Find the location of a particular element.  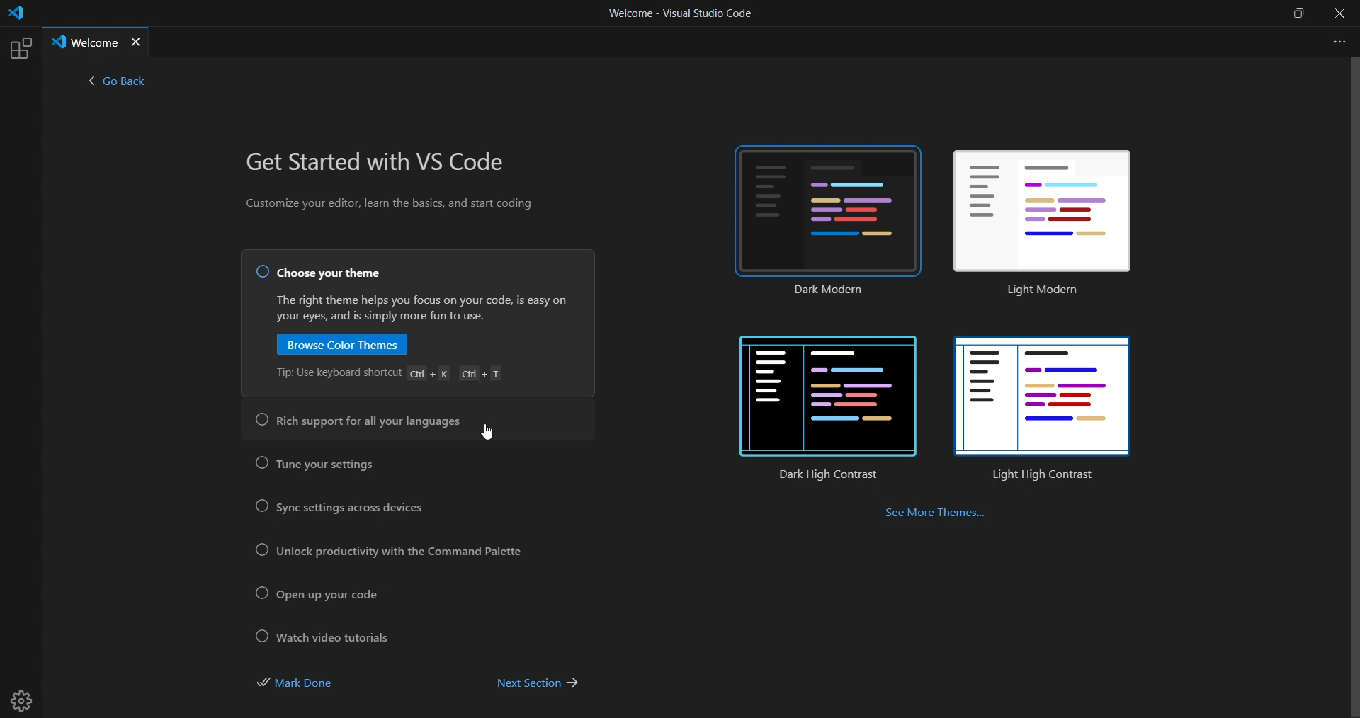

watch video tutorial is located at coordinates (324, 634).